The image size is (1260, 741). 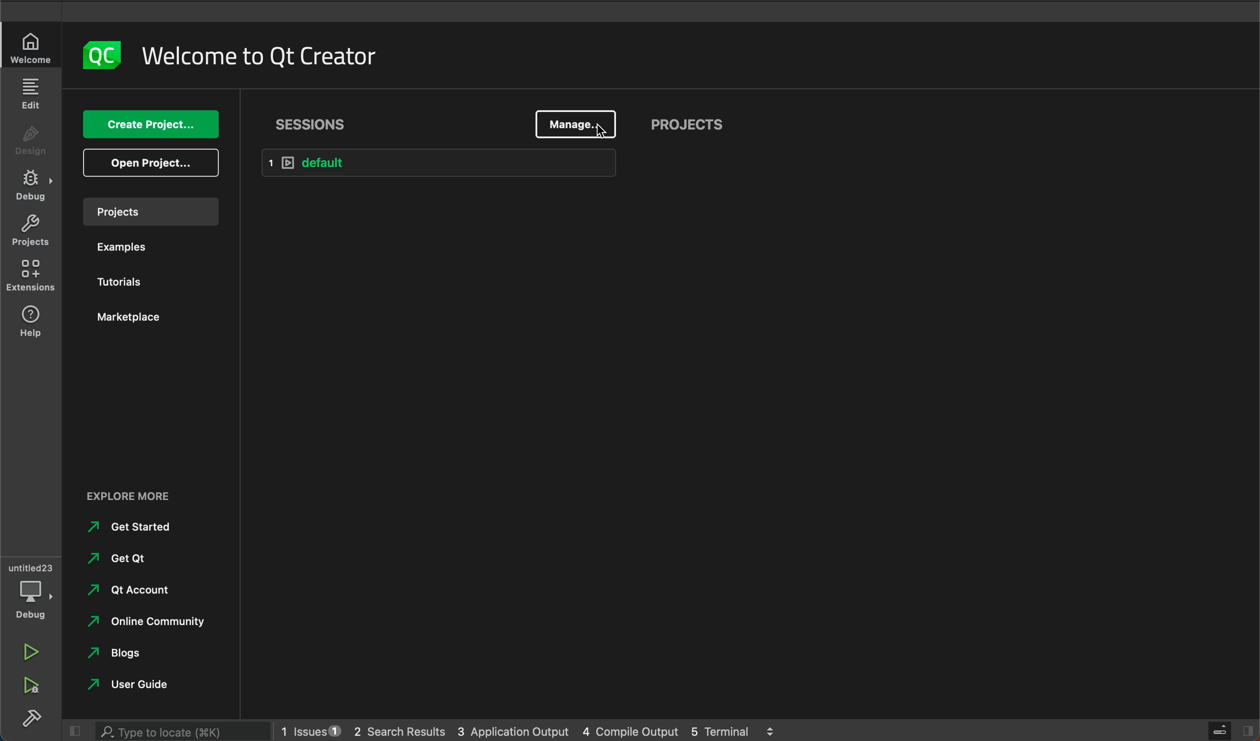 What do you see at coordinates (153, 125) in the screenshot?
I see `create project` at bounding box center [153, 125].